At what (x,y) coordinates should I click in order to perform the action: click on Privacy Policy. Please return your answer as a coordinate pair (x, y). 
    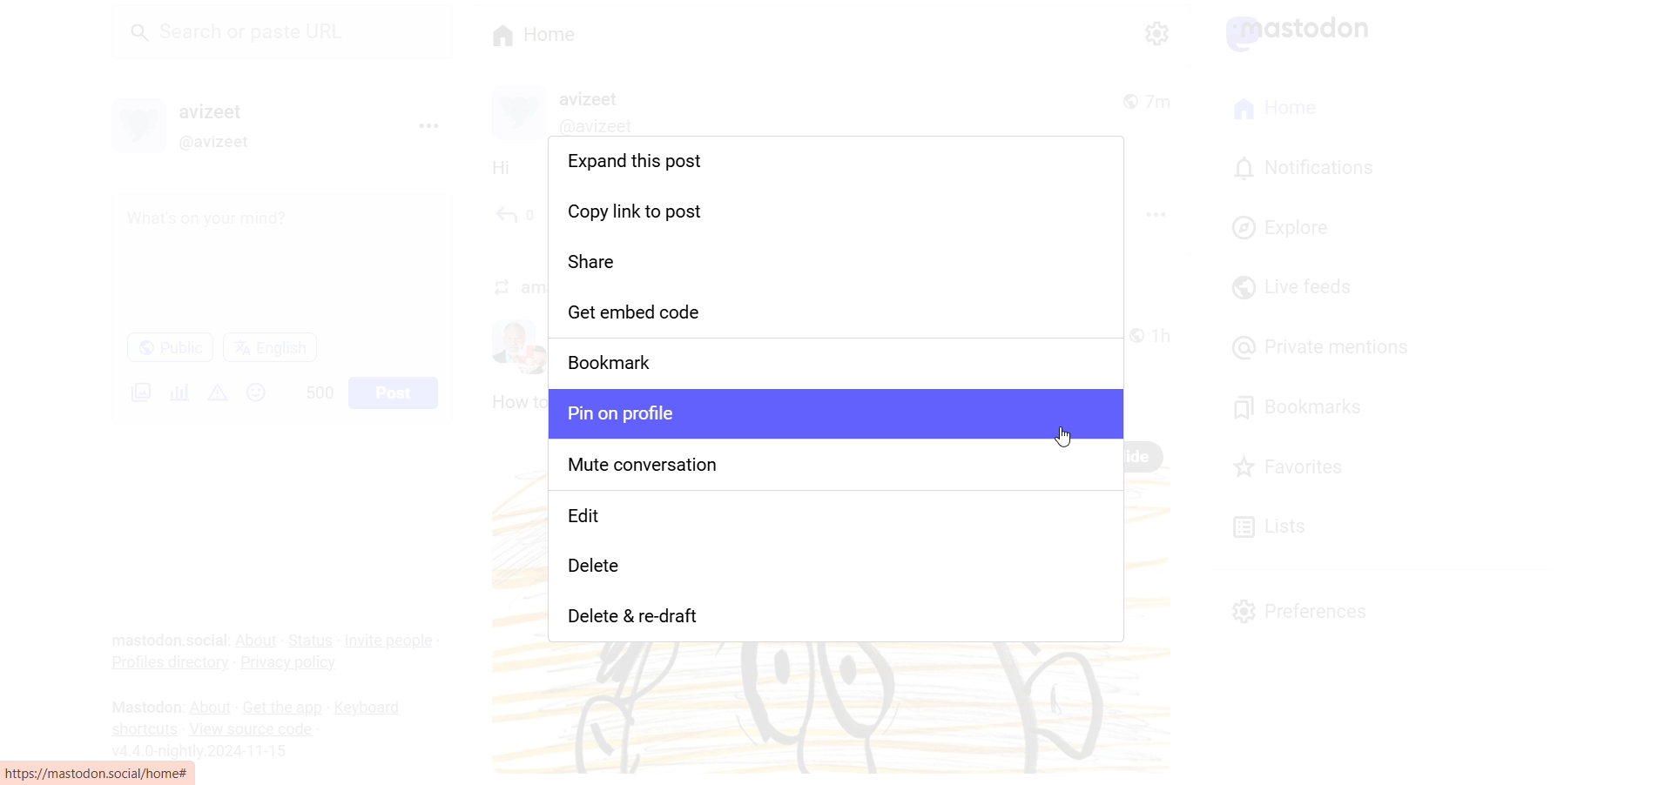
    Looking at the image, I should click on (293, 662).